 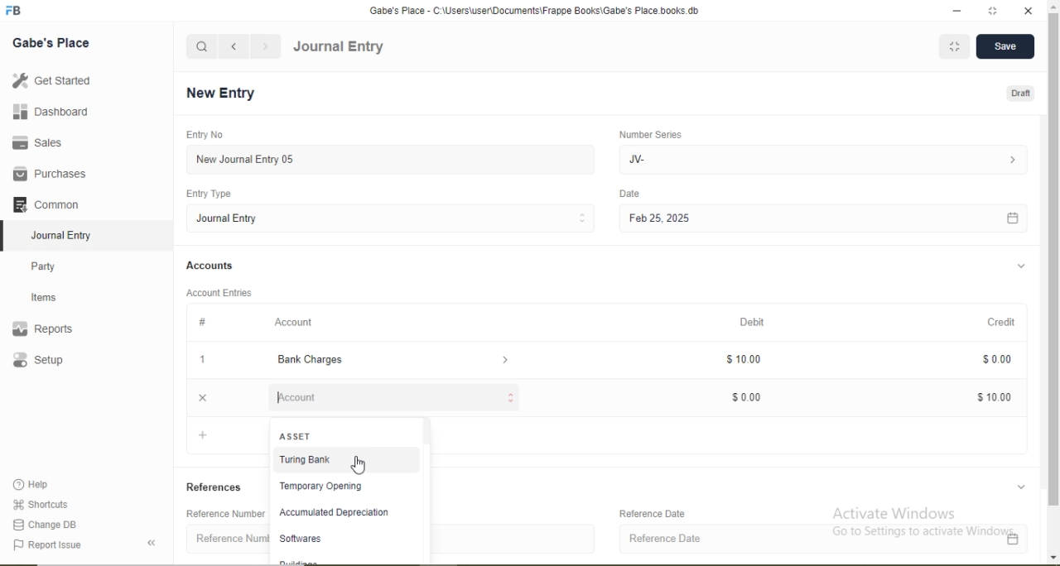 What do you see at coordinates (952, 49) in the screenshot?
I see `MINIMIZE WINDOW` at bounding box center [952, 49].